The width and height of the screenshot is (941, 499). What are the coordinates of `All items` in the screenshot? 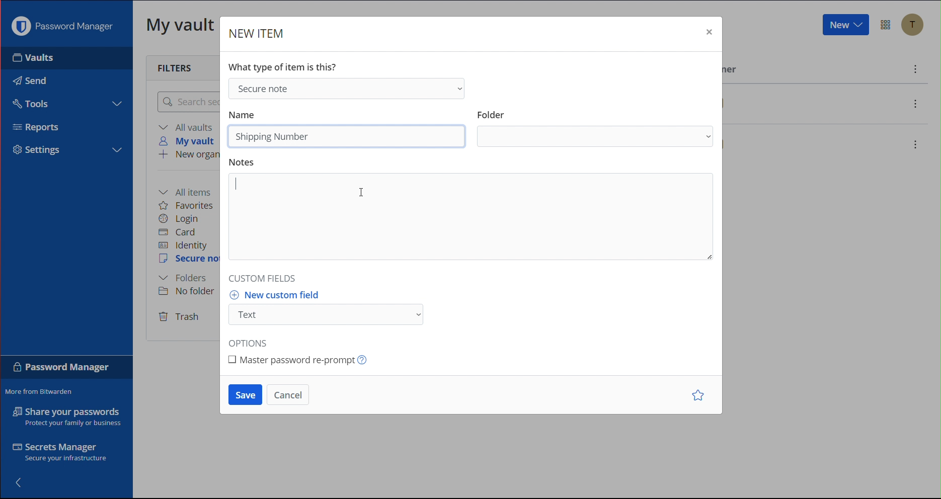 It's located at (190, 190).